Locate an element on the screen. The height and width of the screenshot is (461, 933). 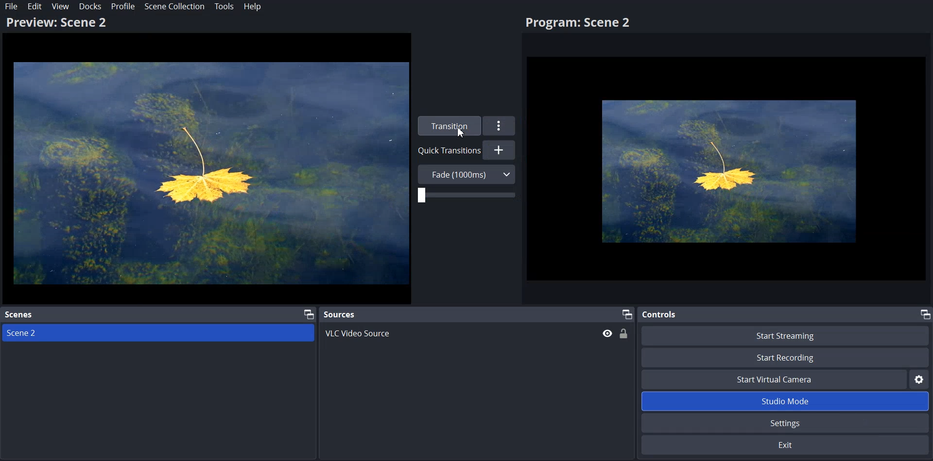
Help is located at coordinates (253, 7).